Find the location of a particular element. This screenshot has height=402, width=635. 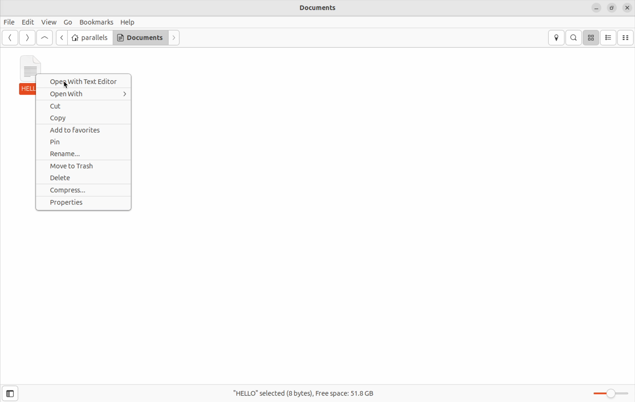

list view is located at coordinates (609, 38).